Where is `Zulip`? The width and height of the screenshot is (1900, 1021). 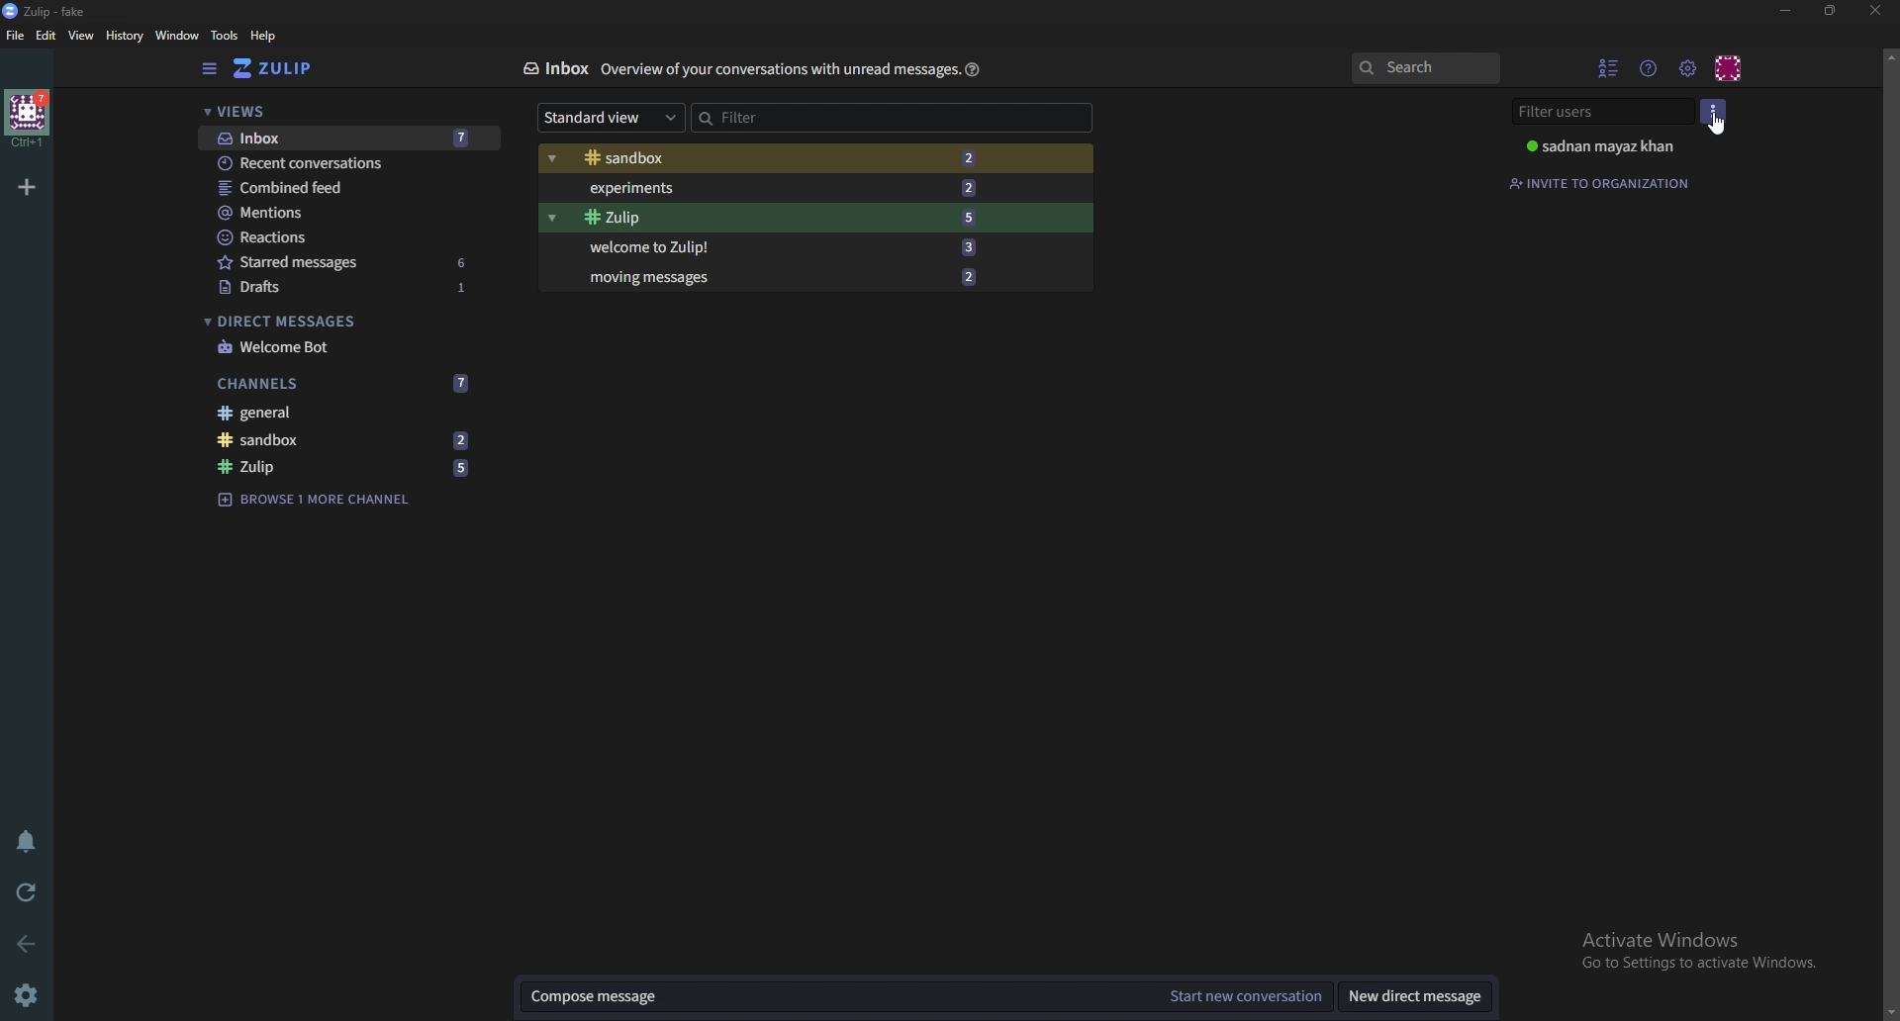 Zulip is located at coordinates (775, 218).